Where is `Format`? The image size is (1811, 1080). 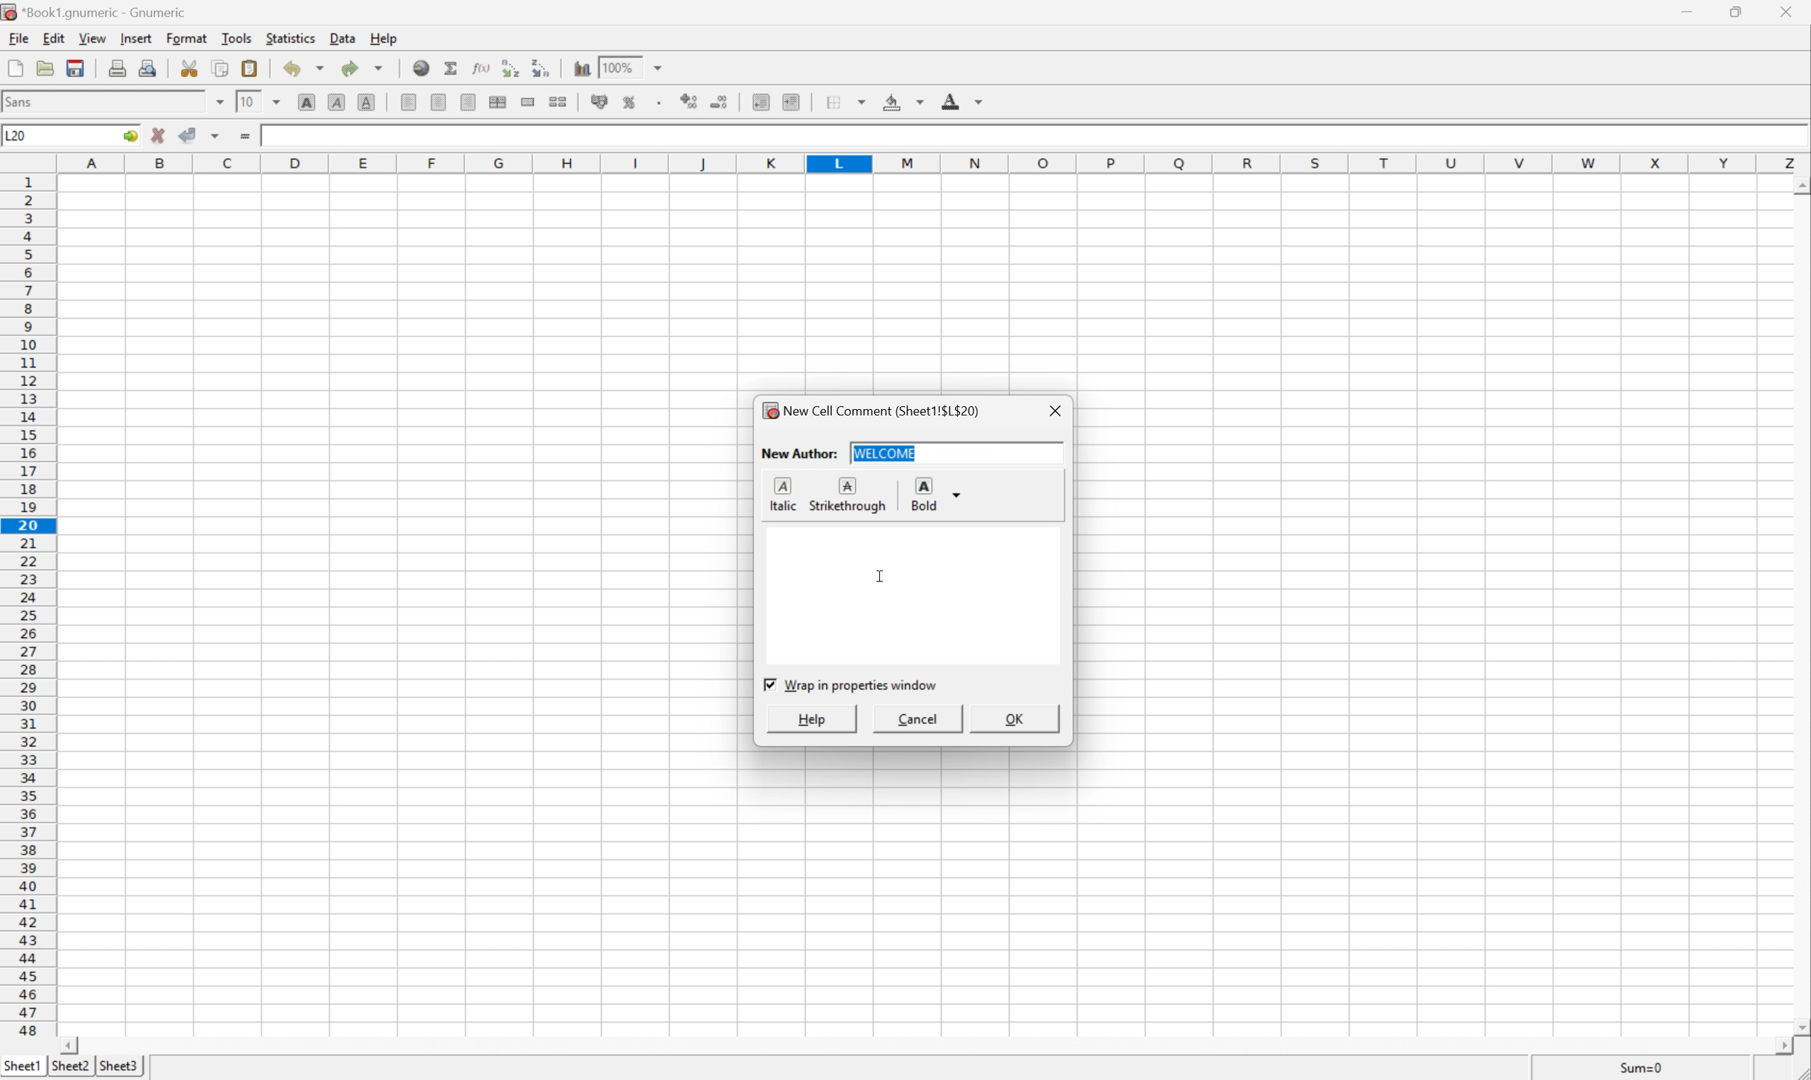 Format is located at coordinates (186, 37).